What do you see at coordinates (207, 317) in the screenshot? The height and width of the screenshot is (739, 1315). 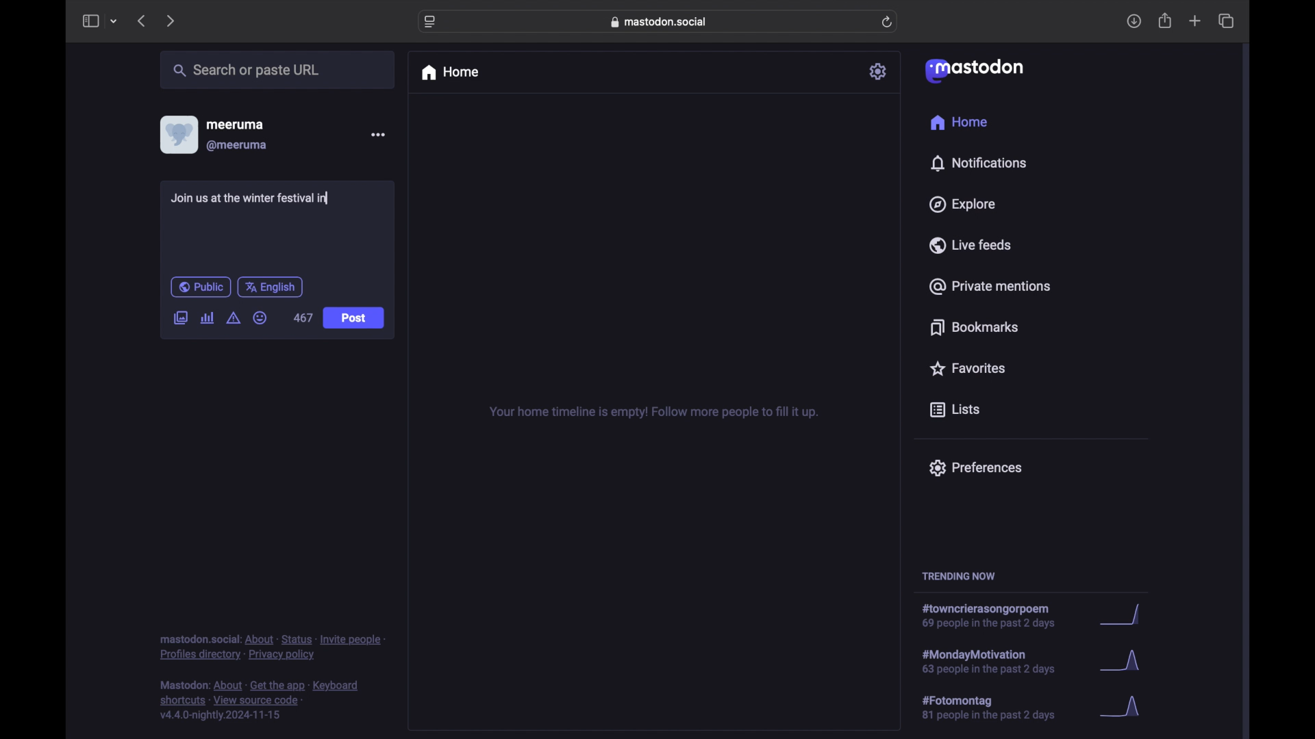 I see `add  poll` at bounding box center [207, 317].